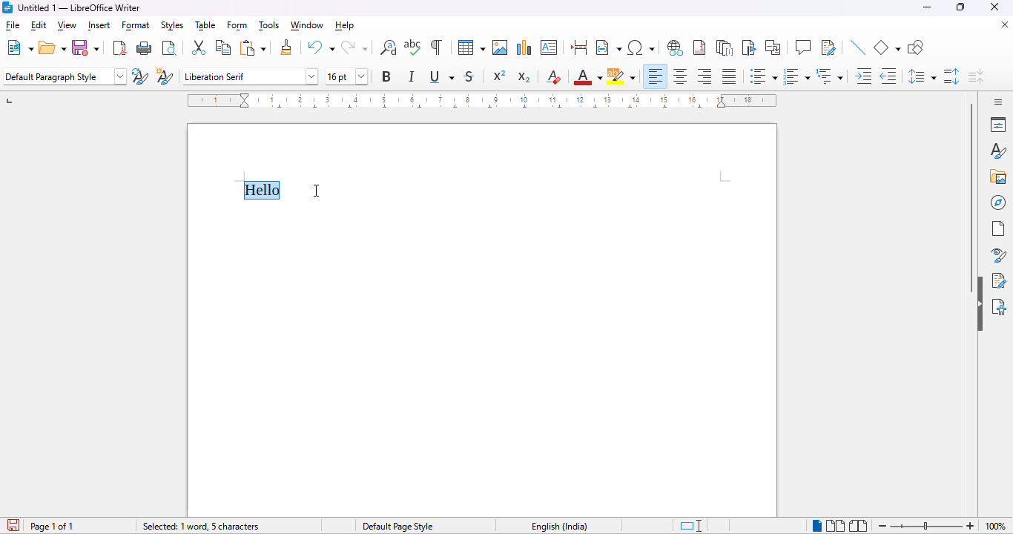 The height and width of the screenshot is (534, 1013). Describe the element at coordinates (389, 47) in the screenshot. I see `find and replace` at that location.